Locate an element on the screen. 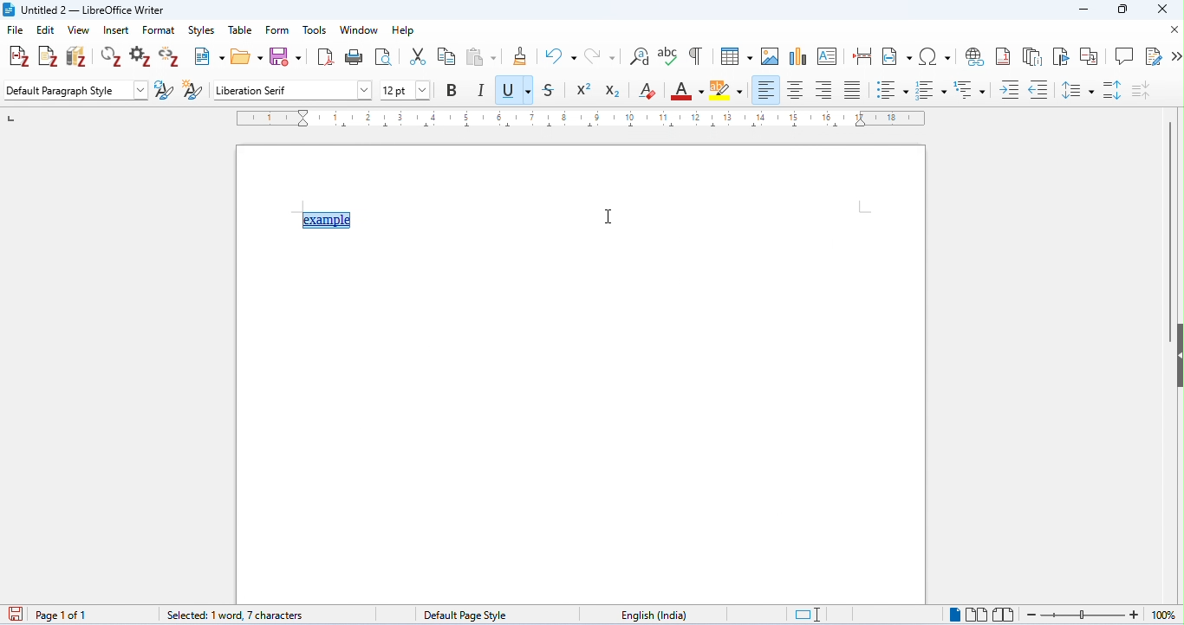 The height and width of the screenshot is (625, 1184). page 1 of 1 is located at coordinates (63, 615).